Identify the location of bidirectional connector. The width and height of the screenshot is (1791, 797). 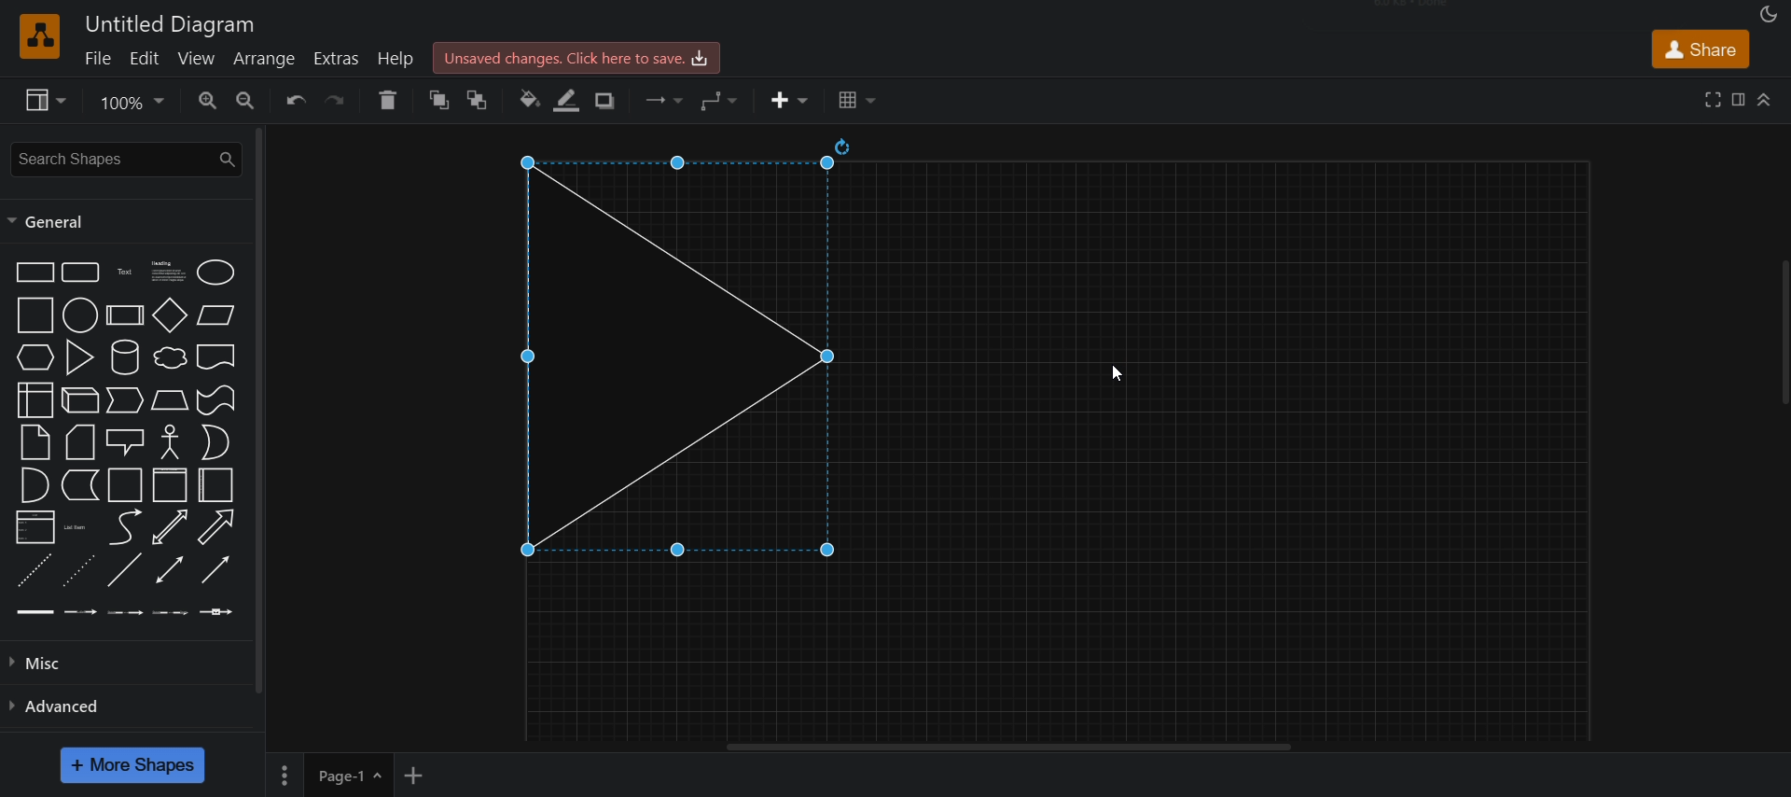
(170, 570).